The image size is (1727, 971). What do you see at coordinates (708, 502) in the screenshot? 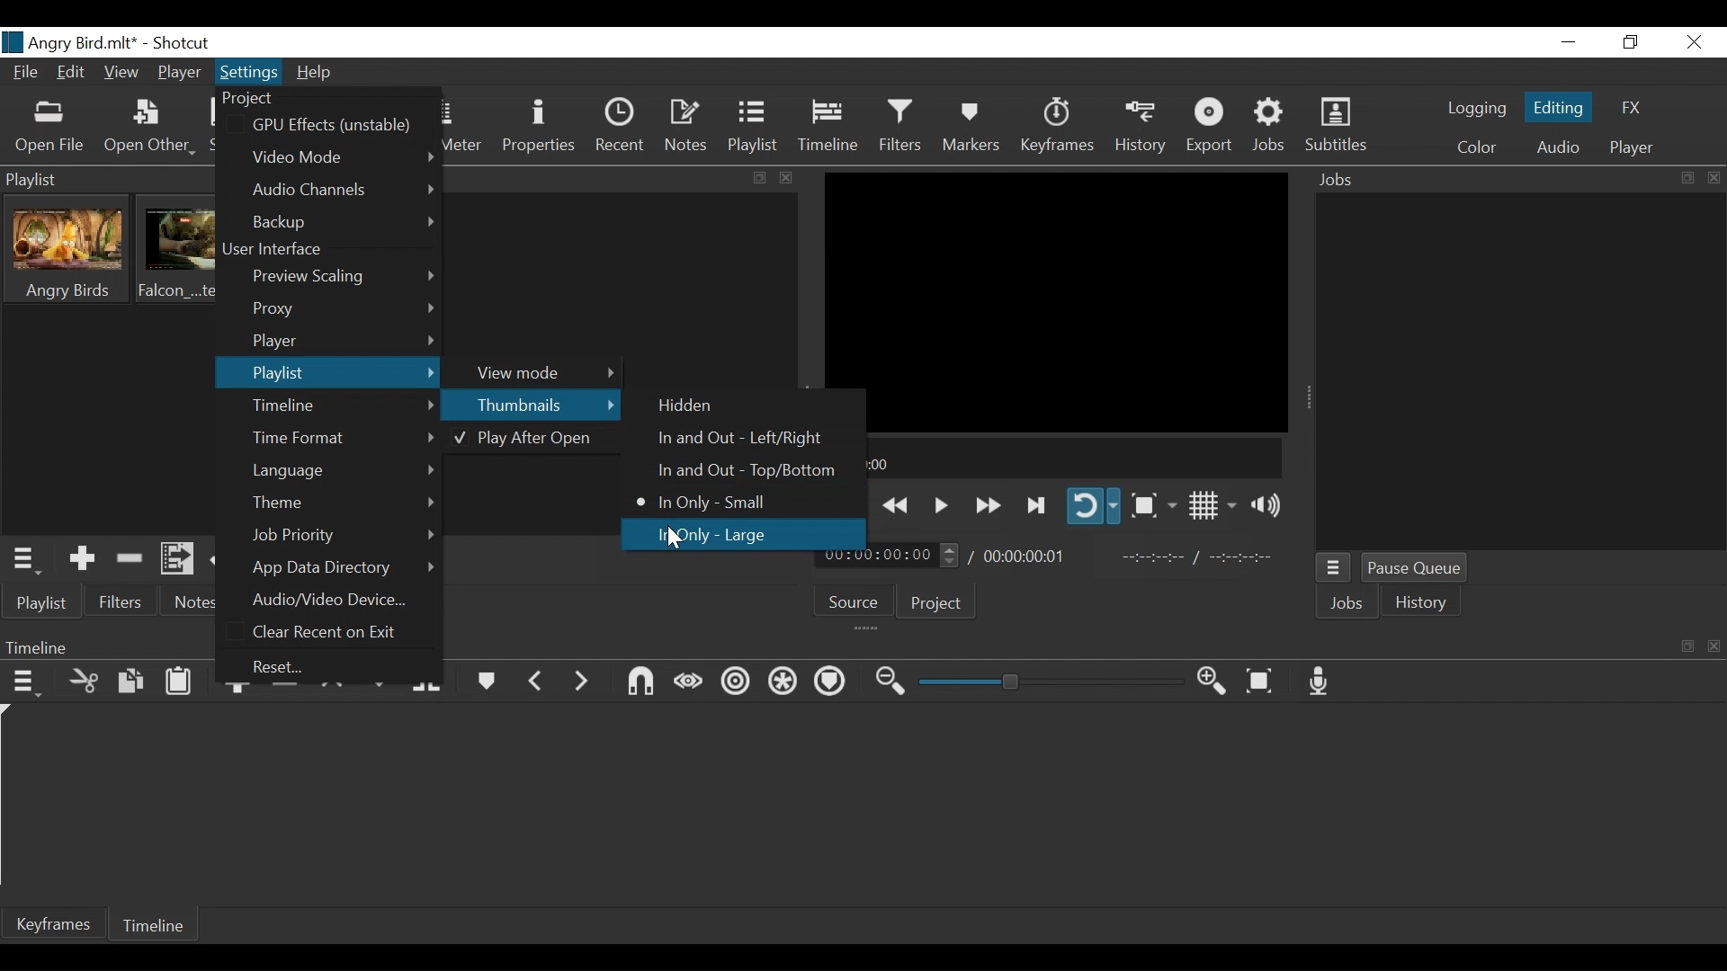
I see `In Only - Small` at bounding box center [708, 502].